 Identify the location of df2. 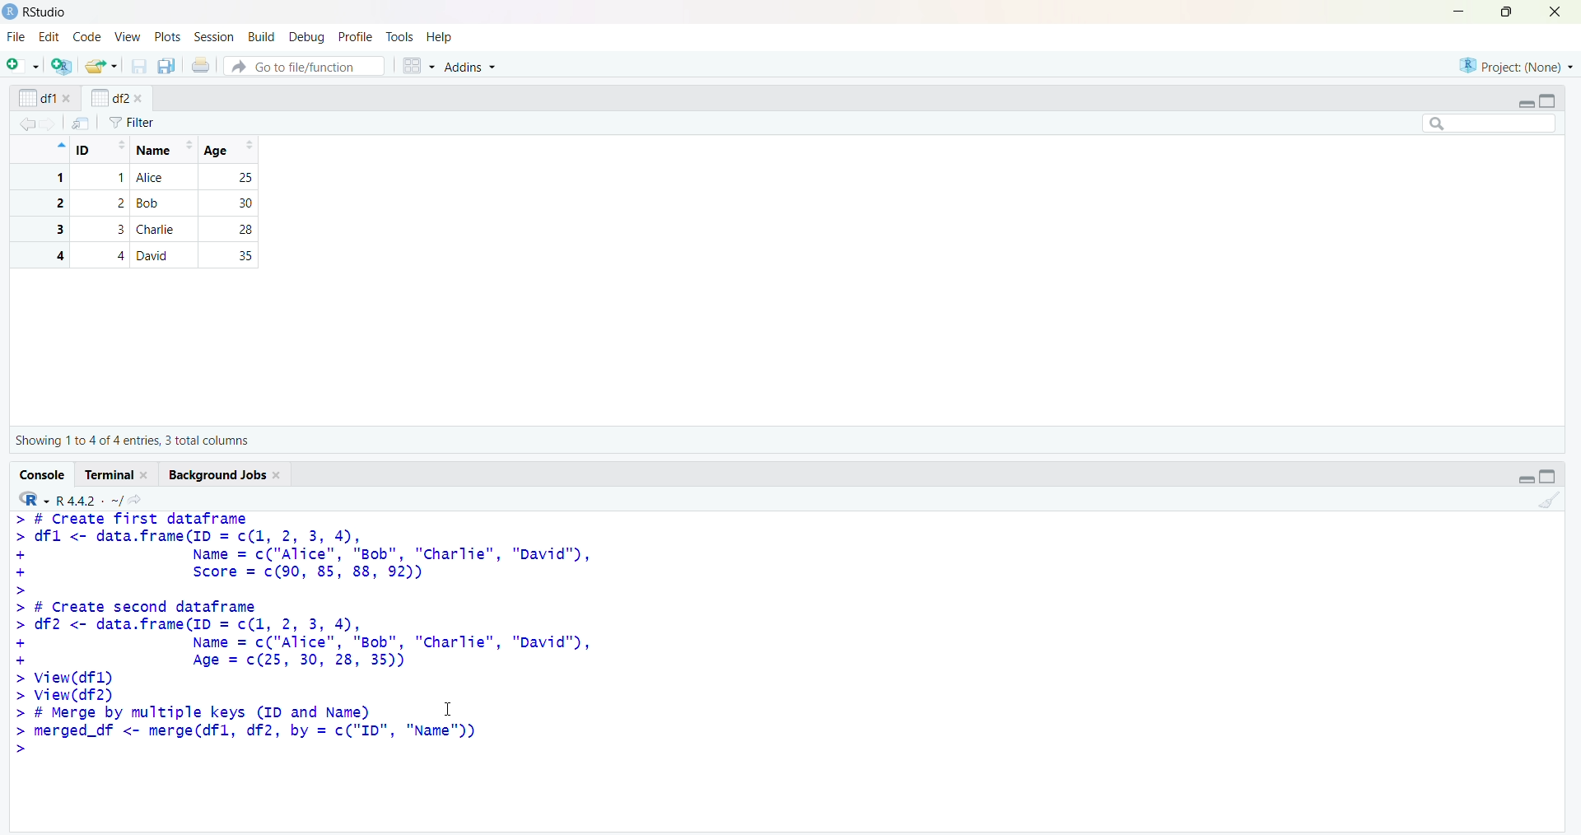
(109, 97).